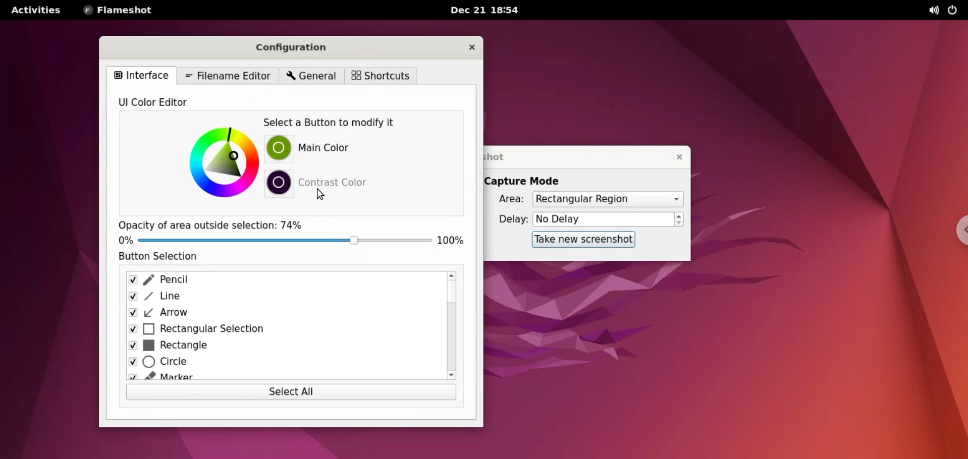 The width and height of the screenshot is (968, 459). I want to click on opacity of area outside selection: 74%, so click(226, 223).